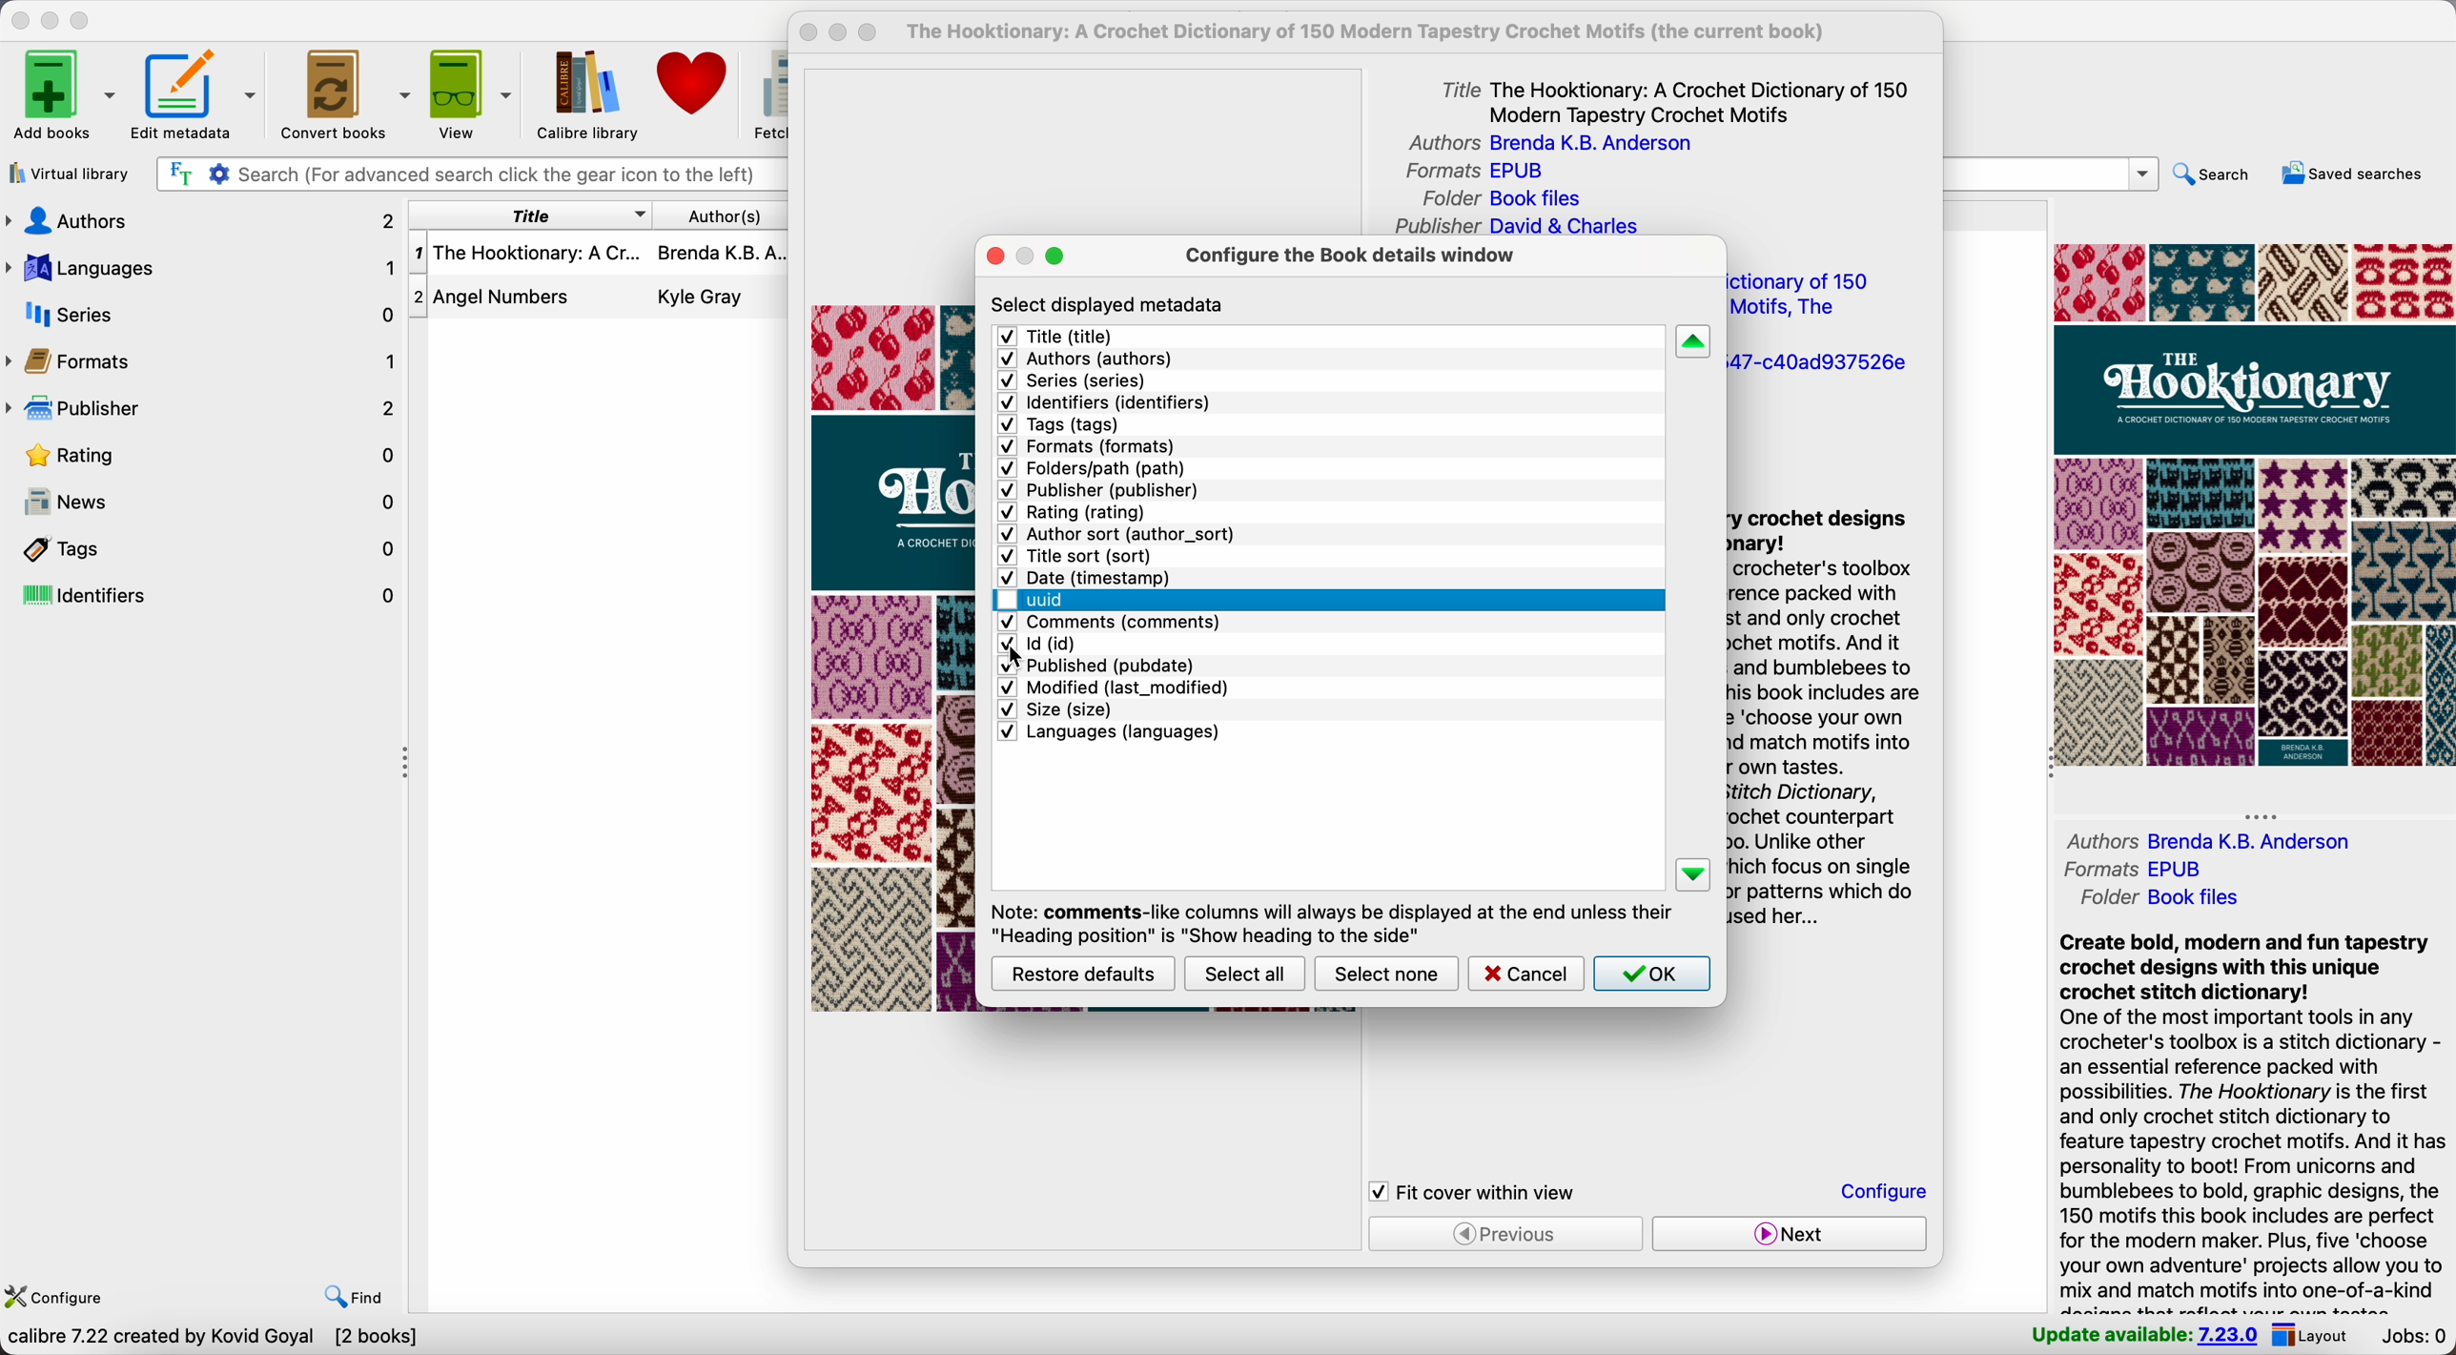 The width and height of the screenshot is (2456, 1355). Describe the element at coordinates (1084, 359) in the screenshot. I see `authors` at that location.